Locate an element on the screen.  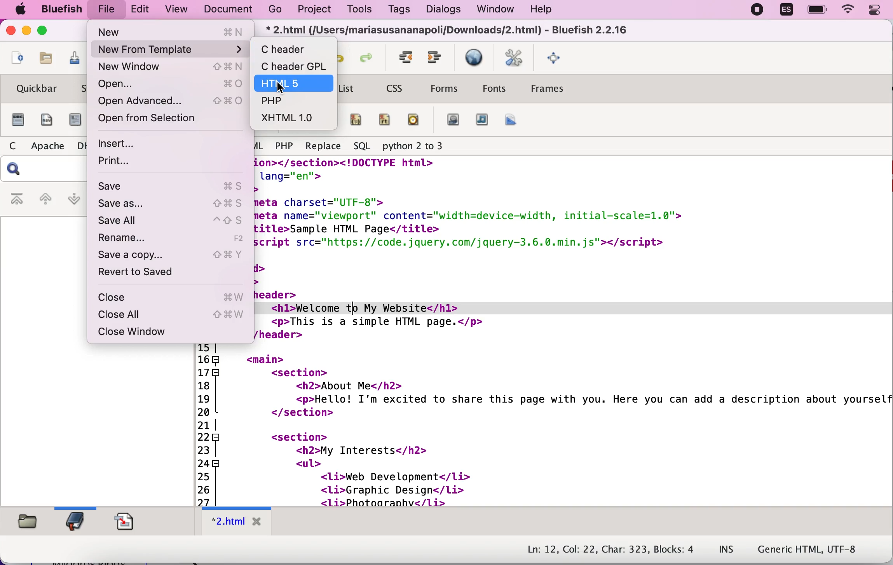
insert is located at coordinates (157, 144).